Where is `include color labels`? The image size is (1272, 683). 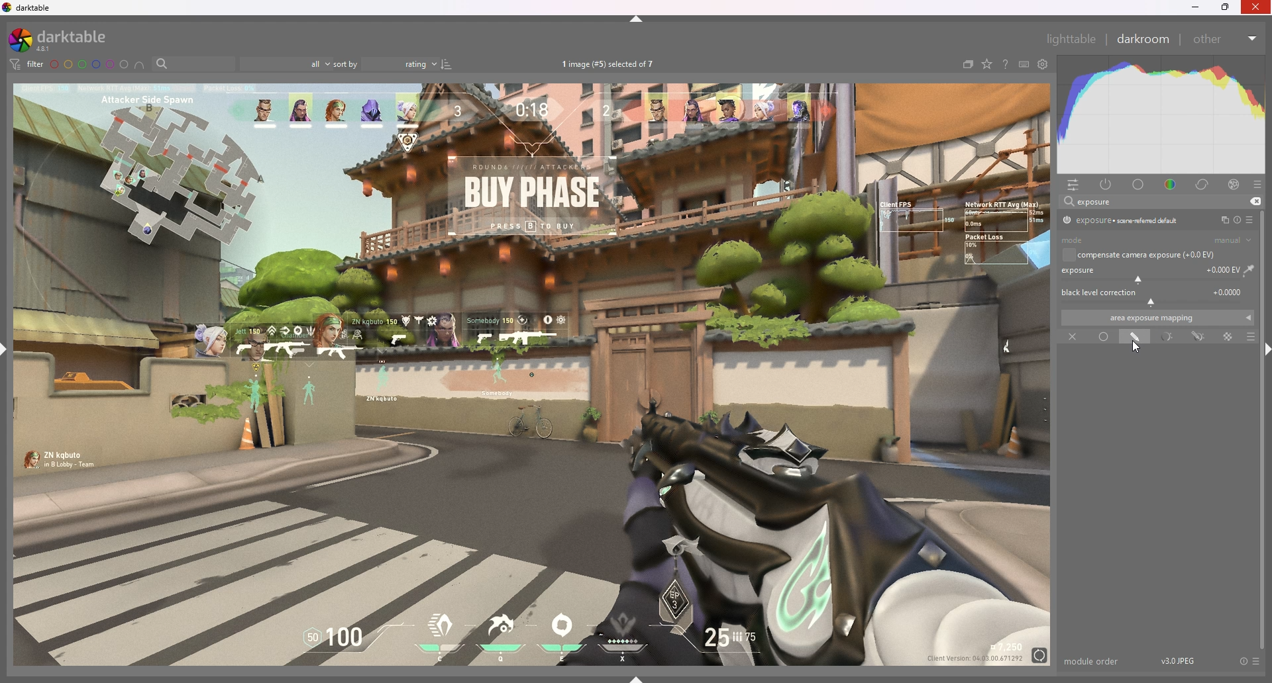
include color labels is located at coordinates (141, 65).